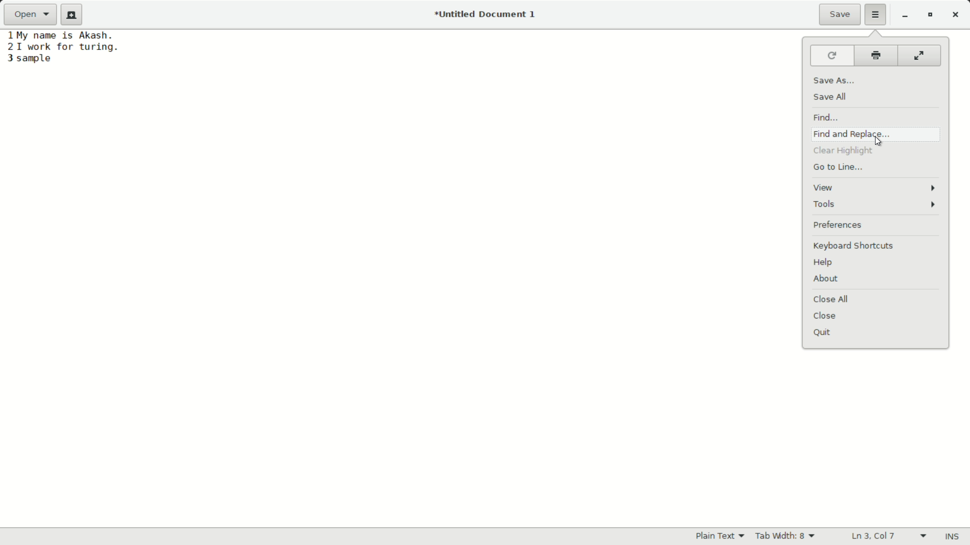 Image resolution: width=970 pixels, height=545 pixels. What do you see at coordinates (929, 15) in the screenshot?
I see `maximize or restore` at bounding box center [929, 15].